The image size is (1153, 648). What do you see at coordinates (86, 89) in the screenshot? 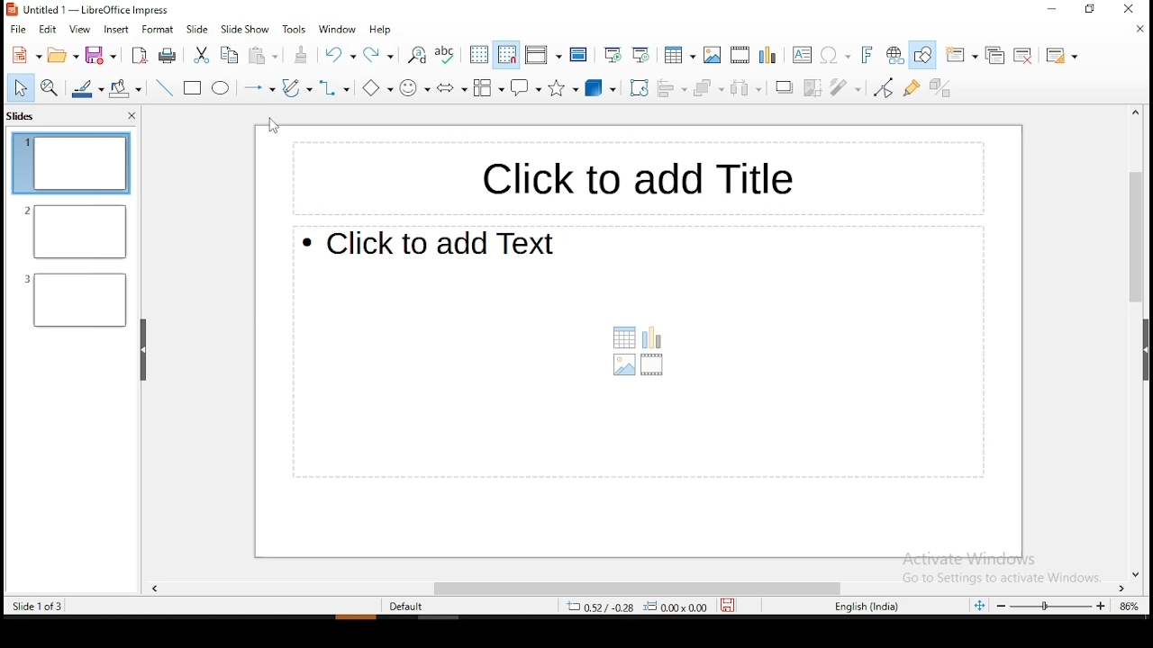
I see `line color` at bounding box center [86, 89].